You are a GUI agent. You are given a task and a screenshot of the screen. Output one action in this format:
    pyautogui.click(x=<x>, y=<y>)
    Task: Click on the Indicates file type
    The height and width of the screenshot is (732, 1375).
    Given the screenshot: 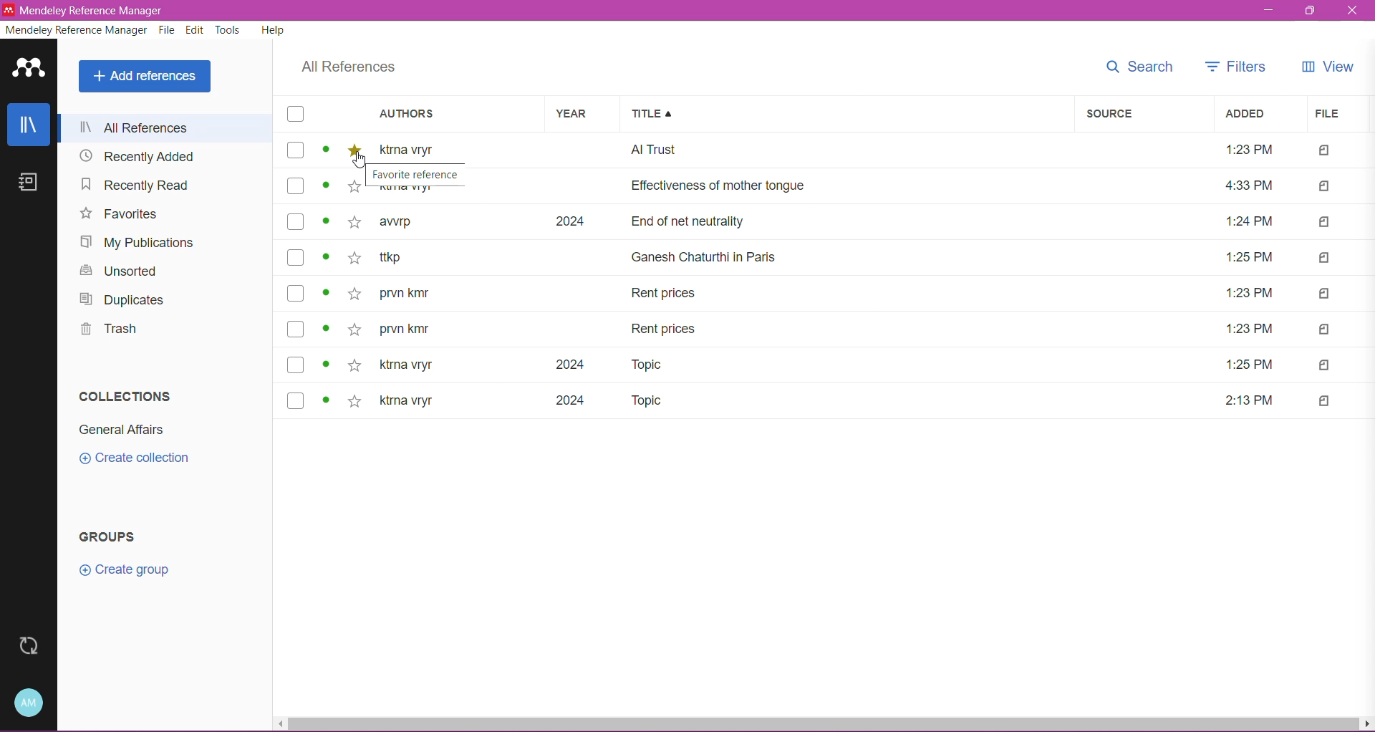 What is the action you would take?
    pyautogui.click(x=1325, y=401)
    